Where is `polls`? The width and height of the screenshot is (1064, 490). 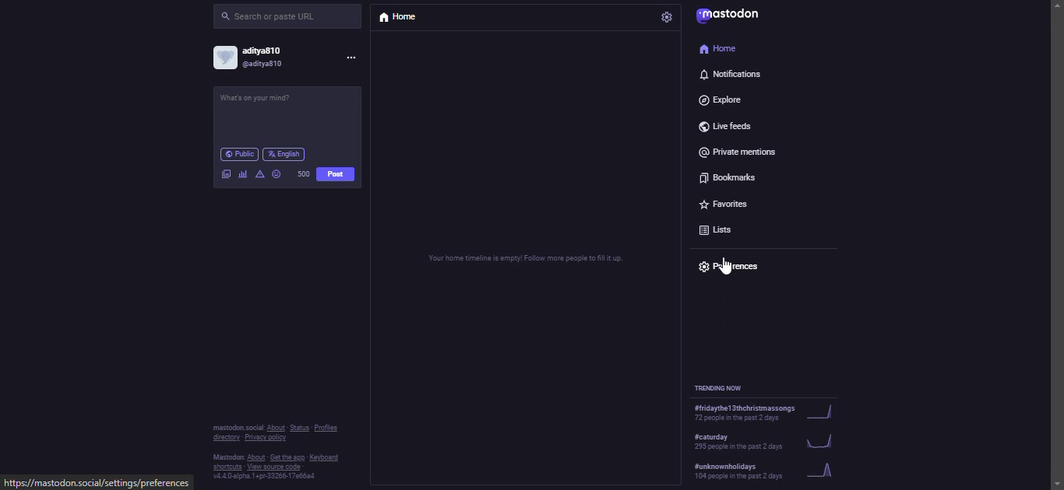 polls is located at coordinates (244, 175).